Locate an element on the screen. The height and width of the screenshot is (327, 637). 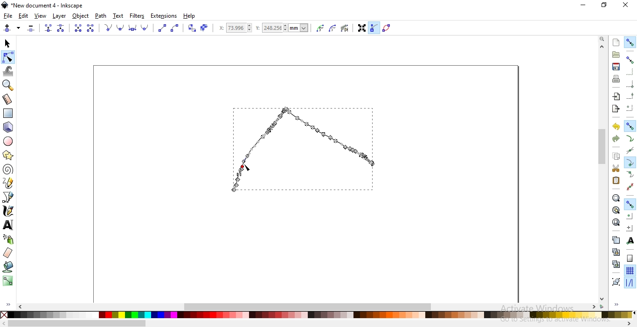
zoom in or out is located at coordinates (7, 85).